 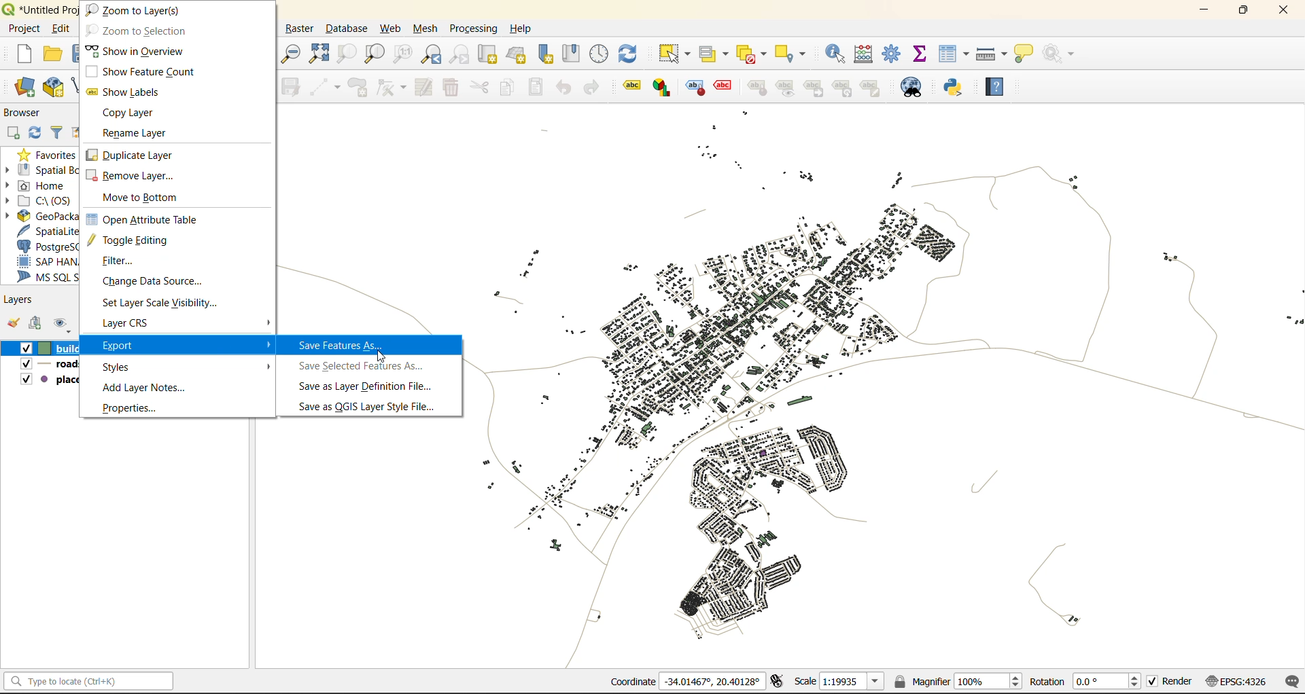 I want to click on redo, so click(x=593, y=89).